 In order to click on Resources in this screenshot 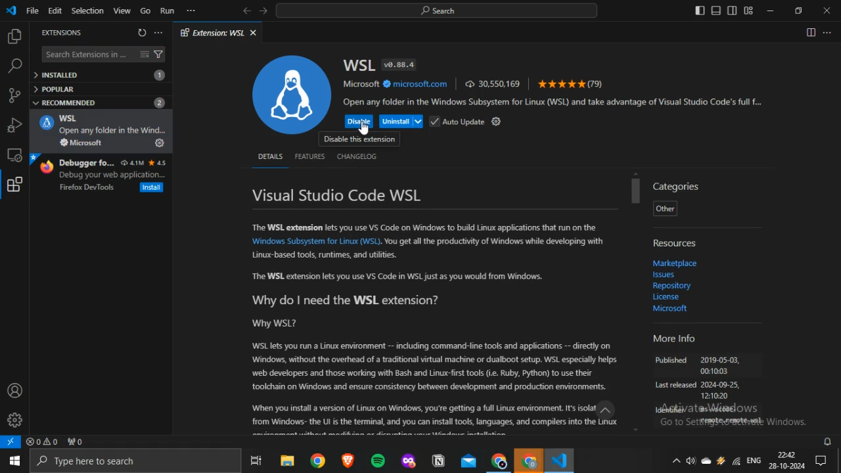, I will do `click(676, 243)`.